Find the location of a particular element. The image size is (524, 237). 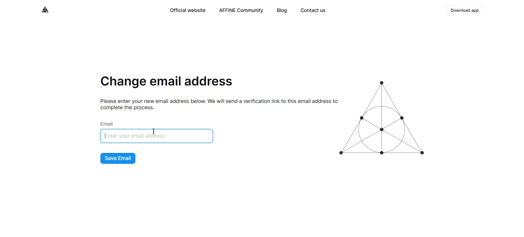

Blog is located at coordinates (282, 11).